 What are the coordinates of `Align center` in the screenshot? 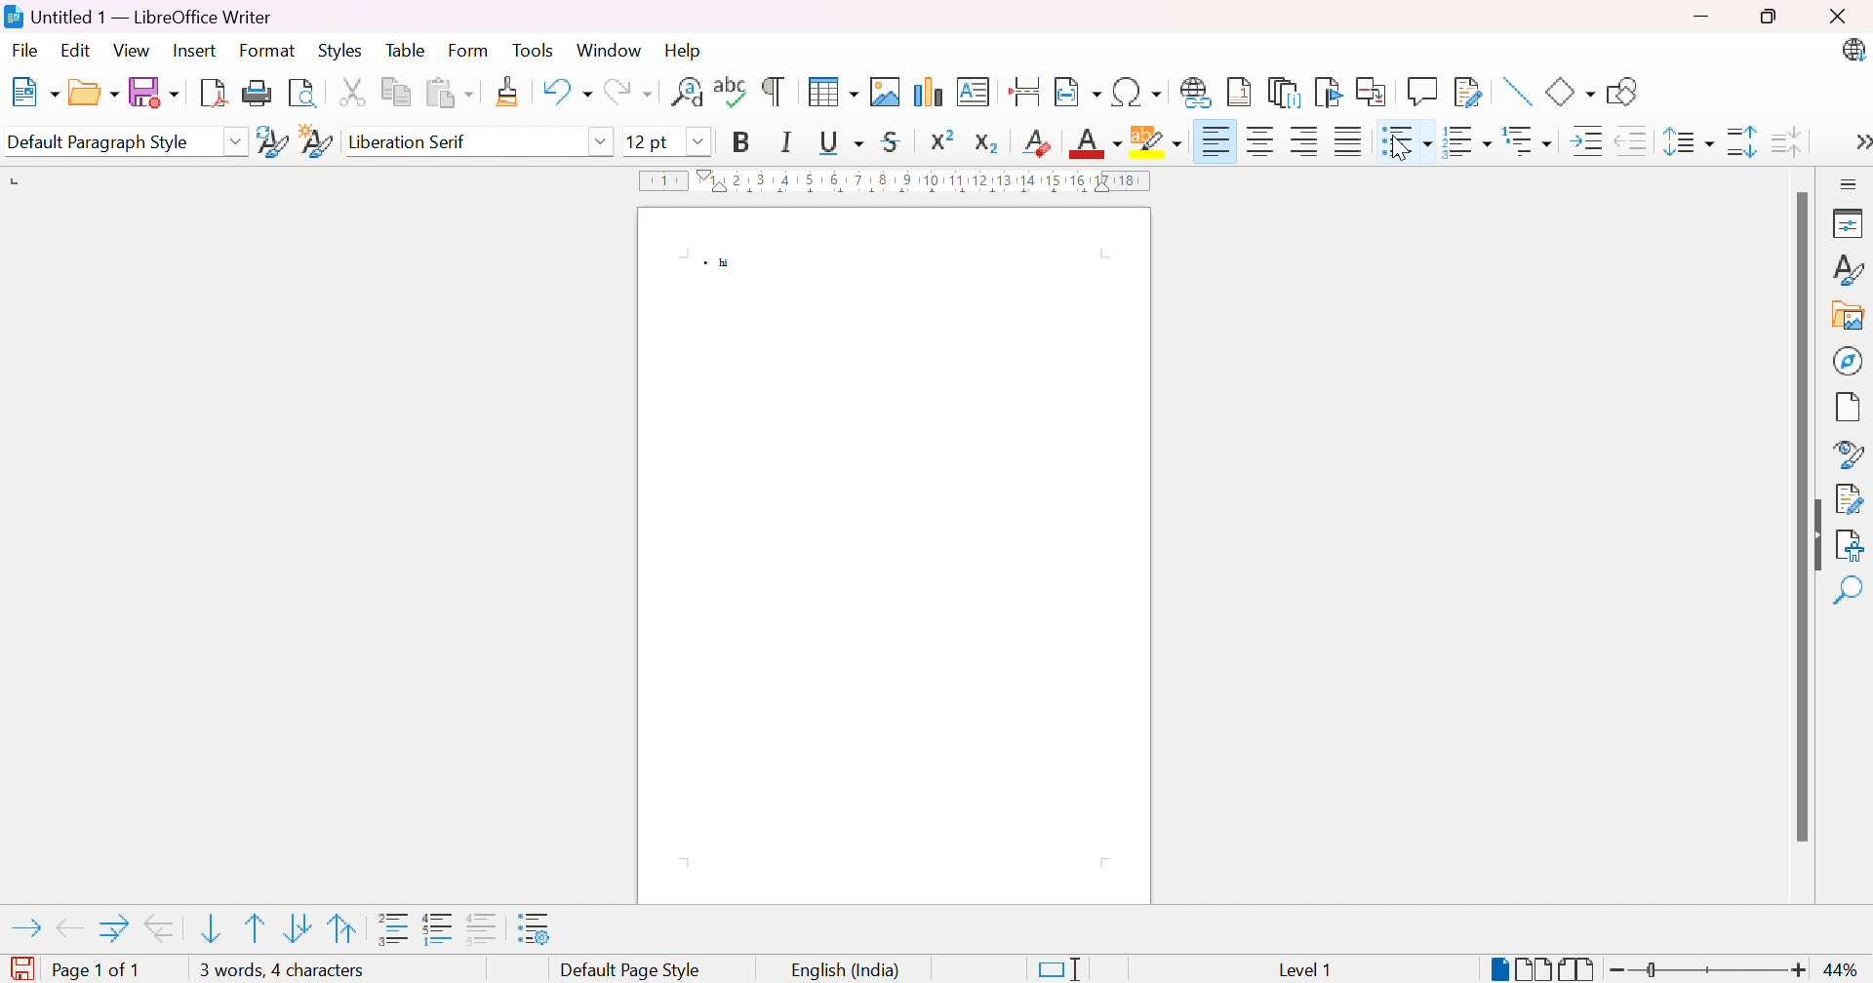 It's located at (1261, 141).